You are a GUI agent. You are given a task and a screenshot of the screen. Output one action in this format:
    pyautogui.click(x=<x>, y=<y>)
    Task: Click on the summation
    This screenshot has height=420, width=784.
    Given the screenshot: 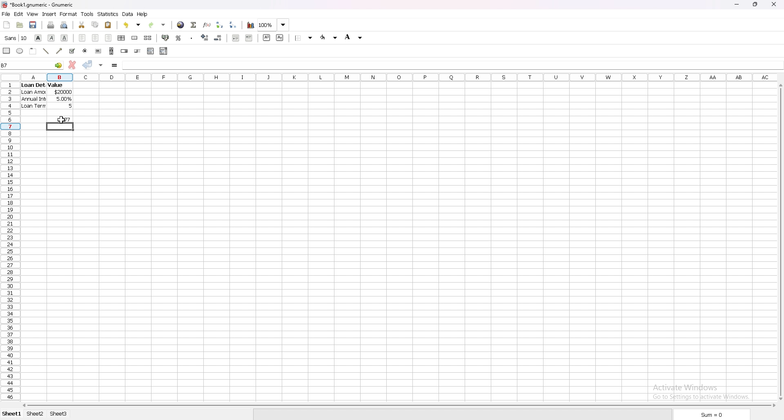 What is the action you would take?
    pyautogui.click(x=194, y=25)
    